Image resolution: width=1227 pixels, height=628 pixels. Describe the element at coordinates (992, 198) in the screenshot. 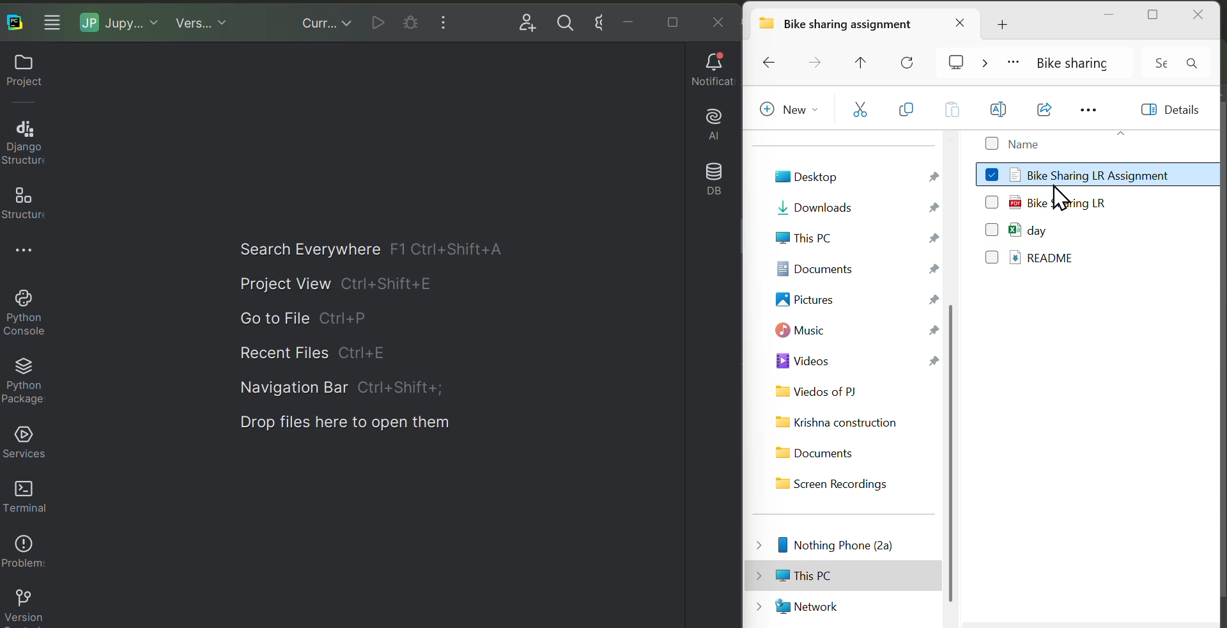

I see `checkbox` at that location.